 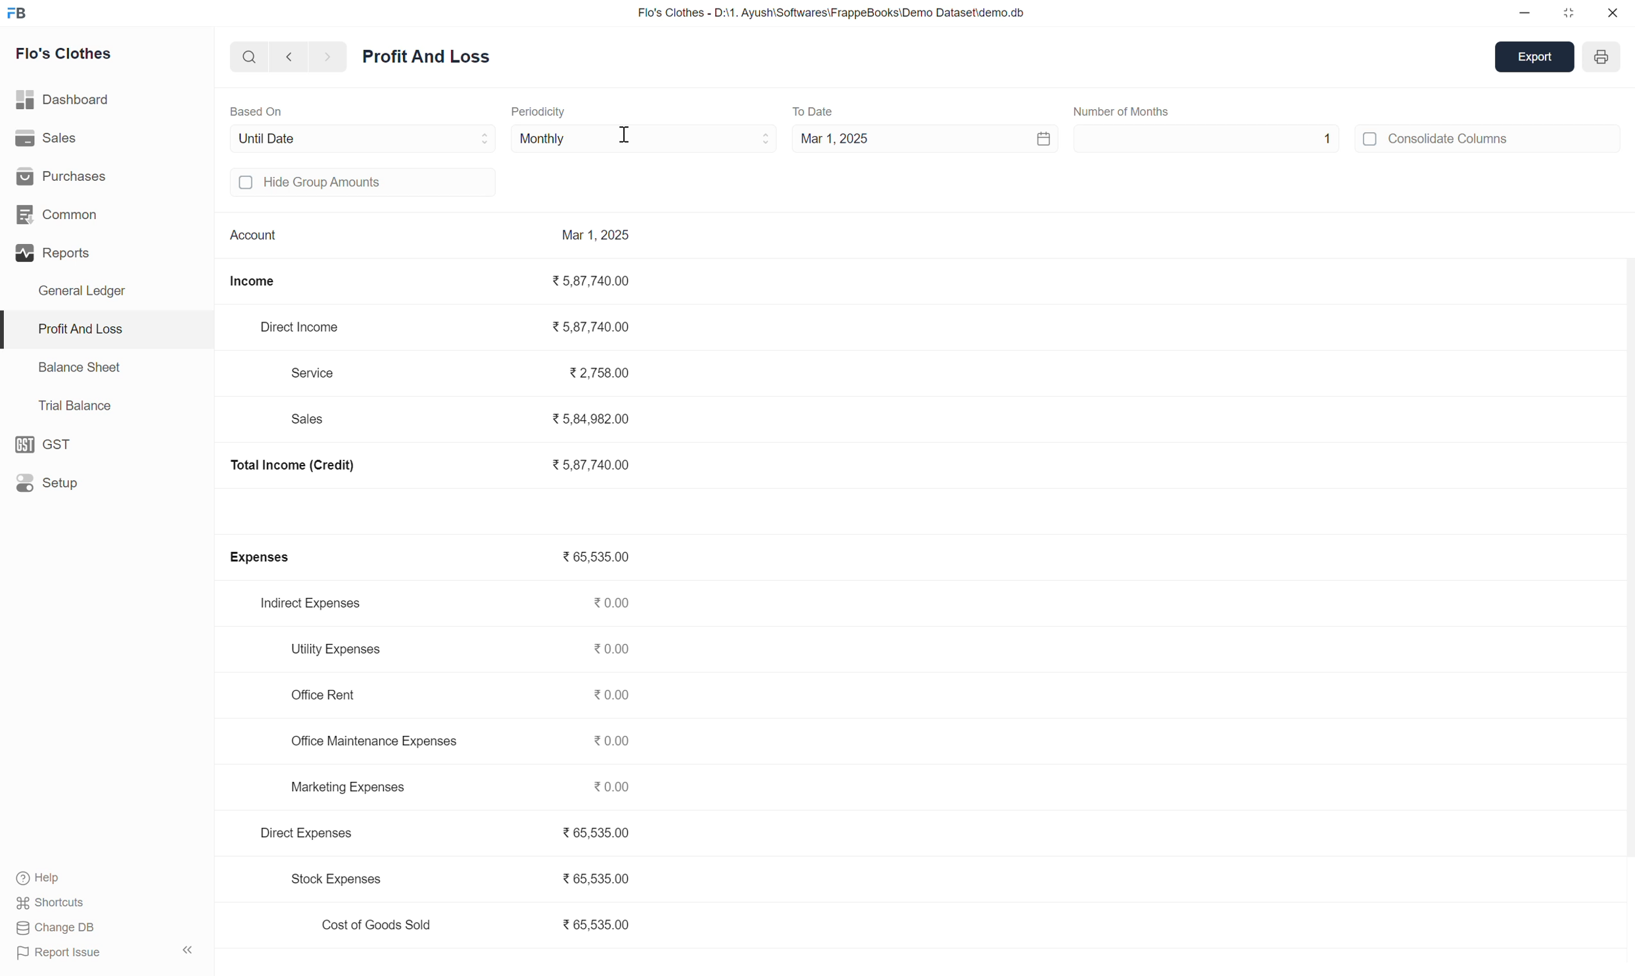 What do you see at coordinates (616, 696) in the screenshot?
I see `₹0.00` at bounding box center [616, 696].